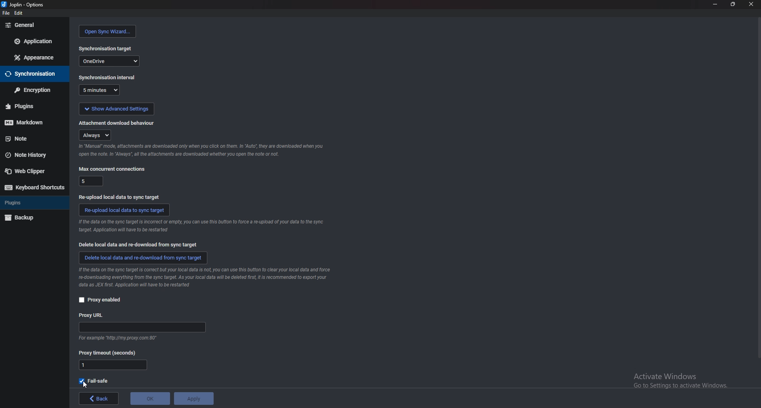  I want to click on resize, so click(734, 4).